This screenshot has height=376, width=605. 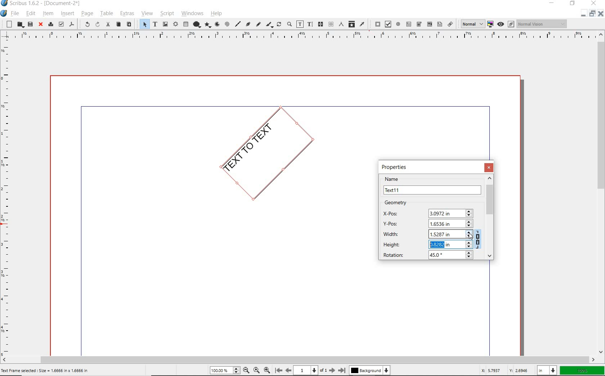 What do you see at coordinates (471, 246) in the screenshot?
I see `CURSOR` at bounding box center [471, 246].